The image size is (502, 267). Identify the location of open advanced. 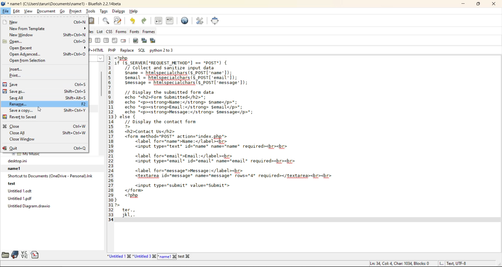
(47, 54).